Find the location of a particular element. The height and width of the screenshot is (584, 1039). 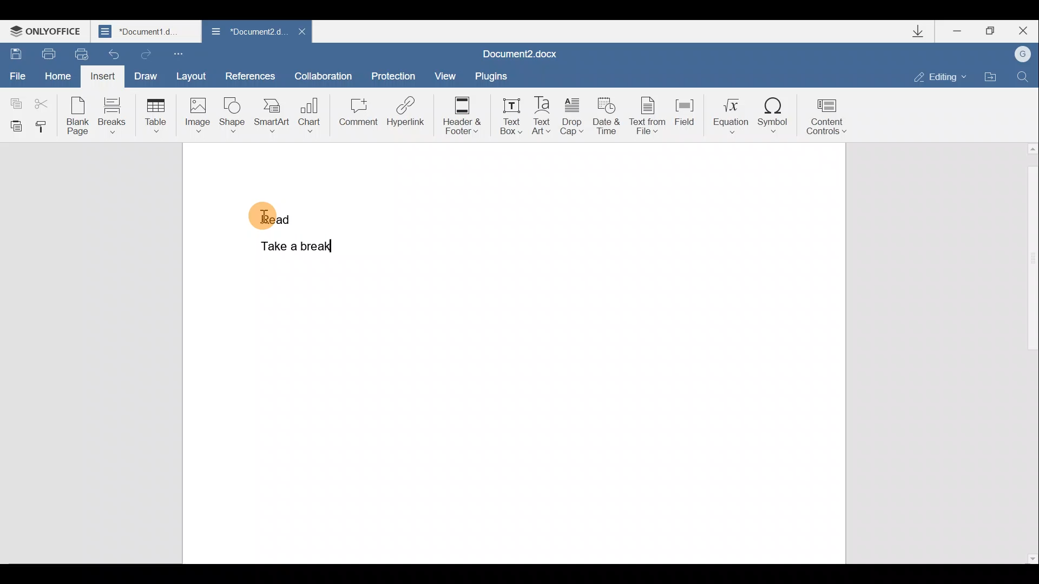

Open file location is located at coordinates (991, 77).